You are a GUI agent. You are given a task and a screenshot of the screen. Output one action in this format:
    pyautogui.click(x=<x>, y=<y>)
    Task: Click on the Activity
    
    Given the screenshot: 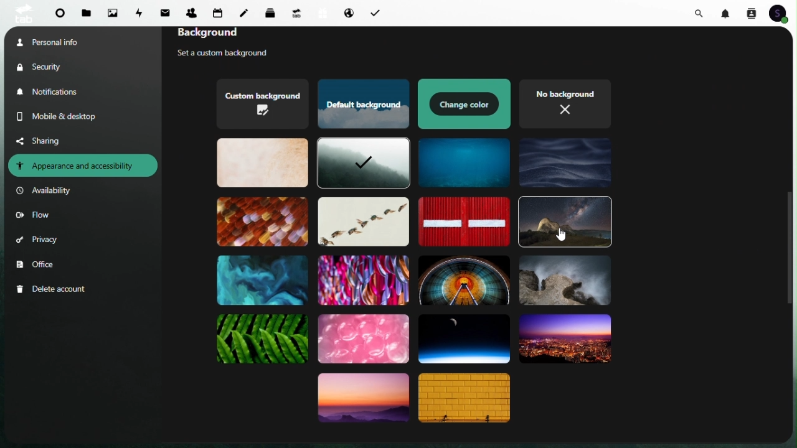 What is the action you would take?
    pyautogui.click(x=141, y=12)
    